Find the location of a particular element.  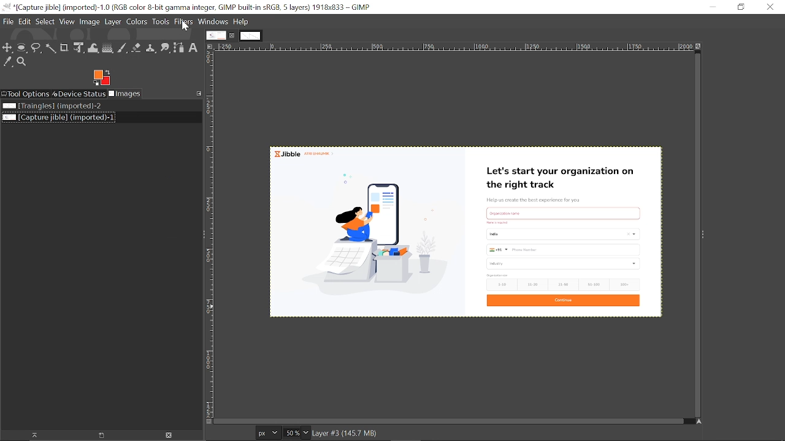

Toggle quick mask on/off is located at coordinates (208, 421).